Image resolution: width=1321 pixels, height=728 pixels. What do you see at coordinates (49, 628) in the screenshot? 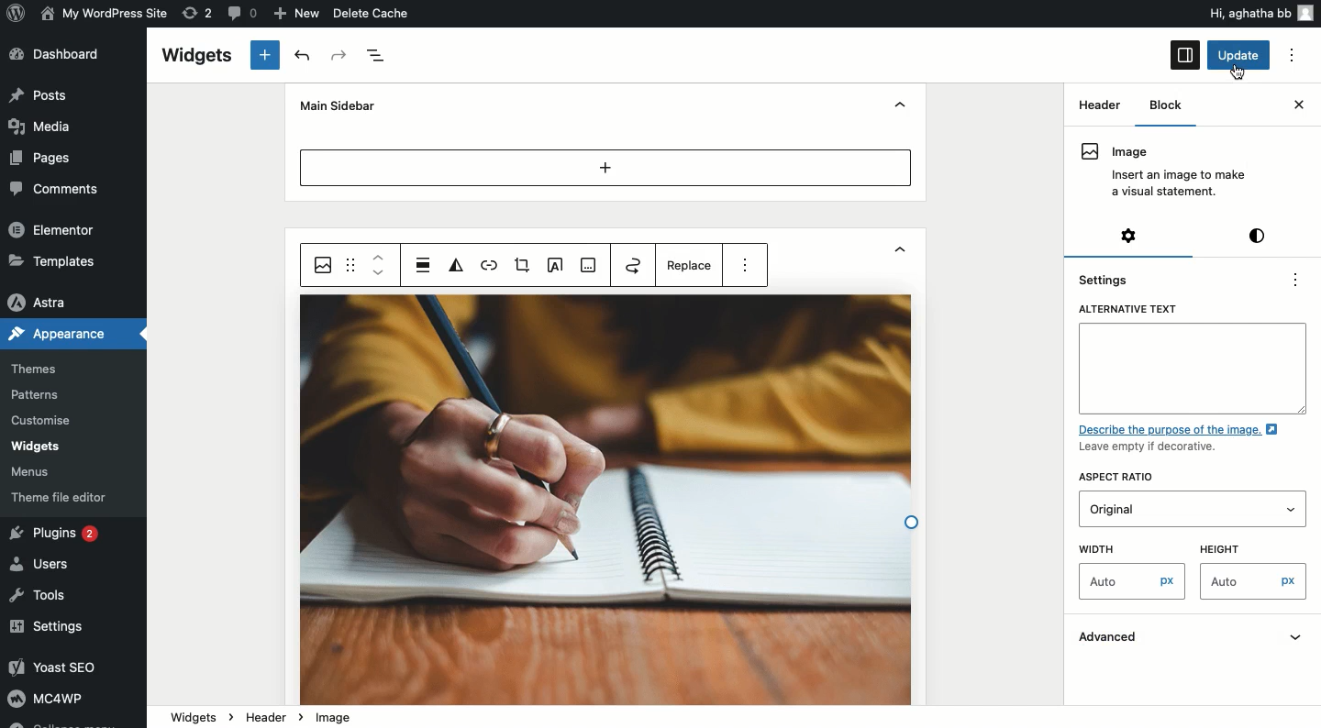
I see `Settings` at bounding box center [49, 628].